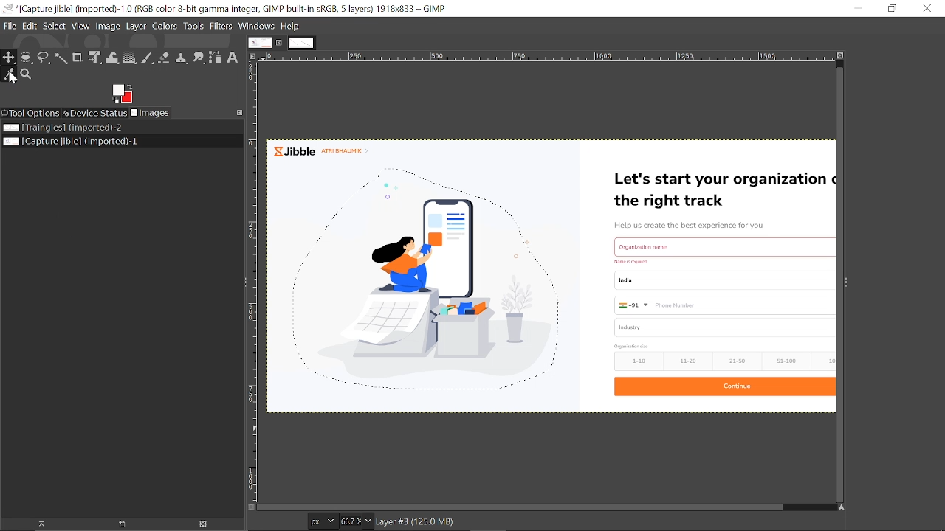 The width and height of the screenshot is (945, 531). Describe the element at coordinates (78, 57) in the screenshot. I see `Crop tool` at that location.